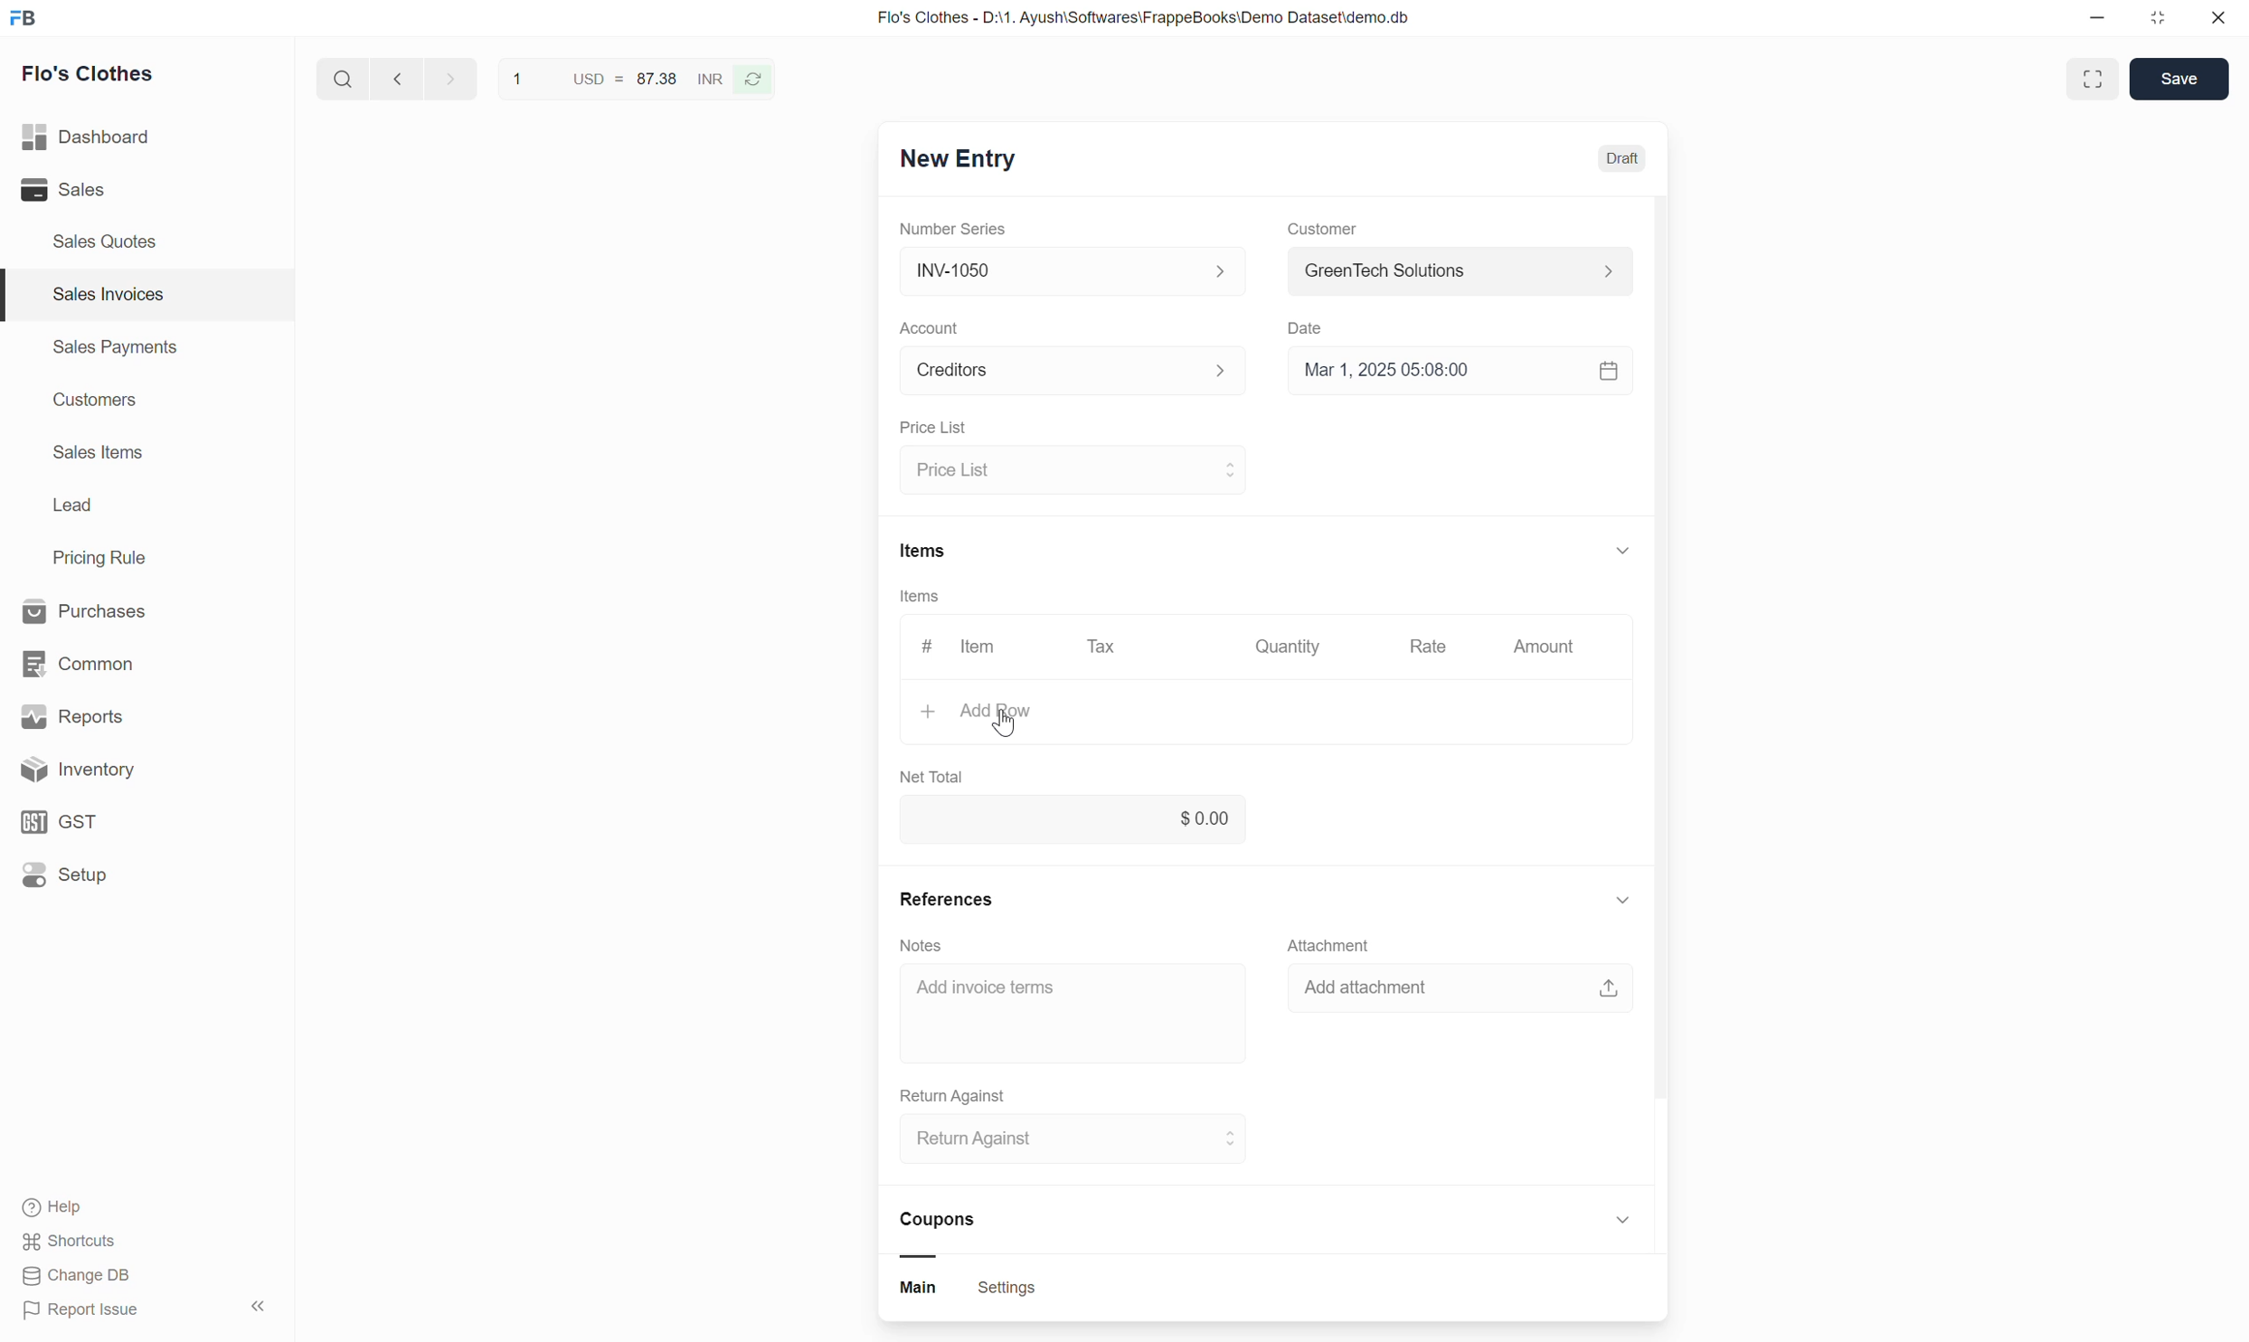 The image size is (2249, 1342). What do you see at coordinates (1456, 274) in the screenshot?
I see `select customer` at bounding box center [1456, 274].